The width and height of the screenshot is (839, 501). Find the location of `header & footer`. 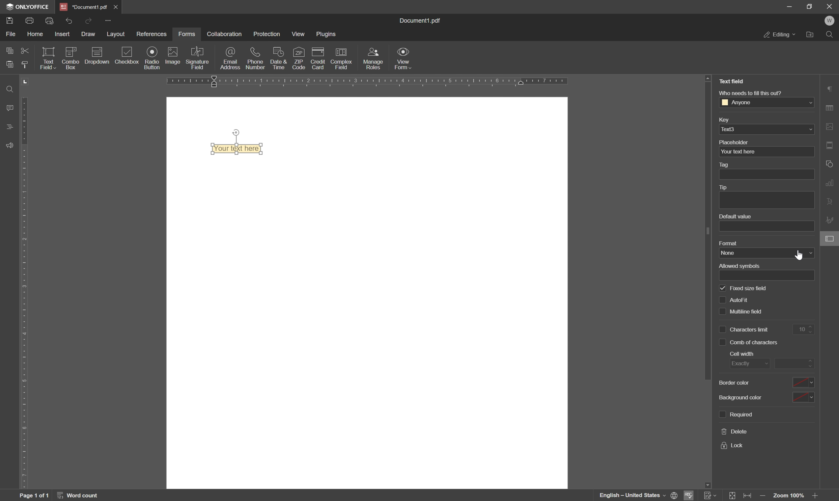

header & footer is located at coordinates (831, 145).